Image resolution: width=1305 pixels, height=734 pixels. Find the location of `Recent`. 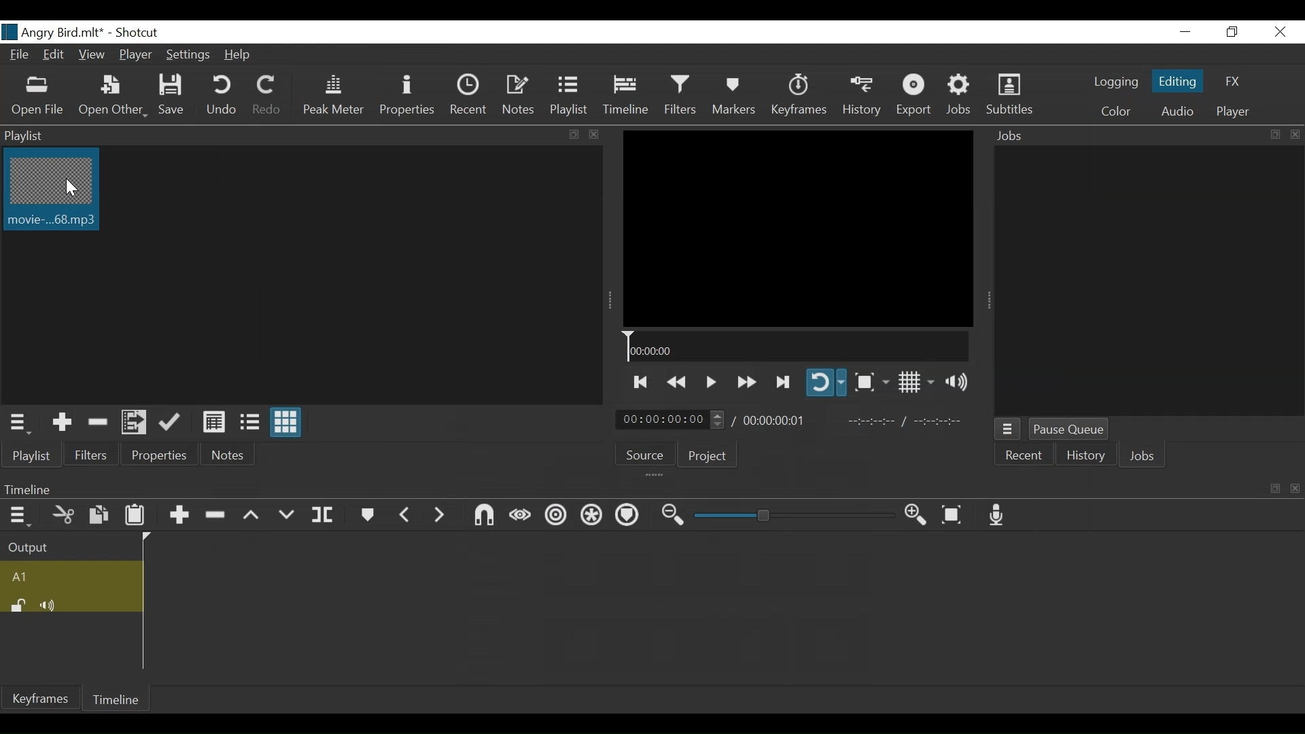

Recent is located at coordinates (1024, 455).